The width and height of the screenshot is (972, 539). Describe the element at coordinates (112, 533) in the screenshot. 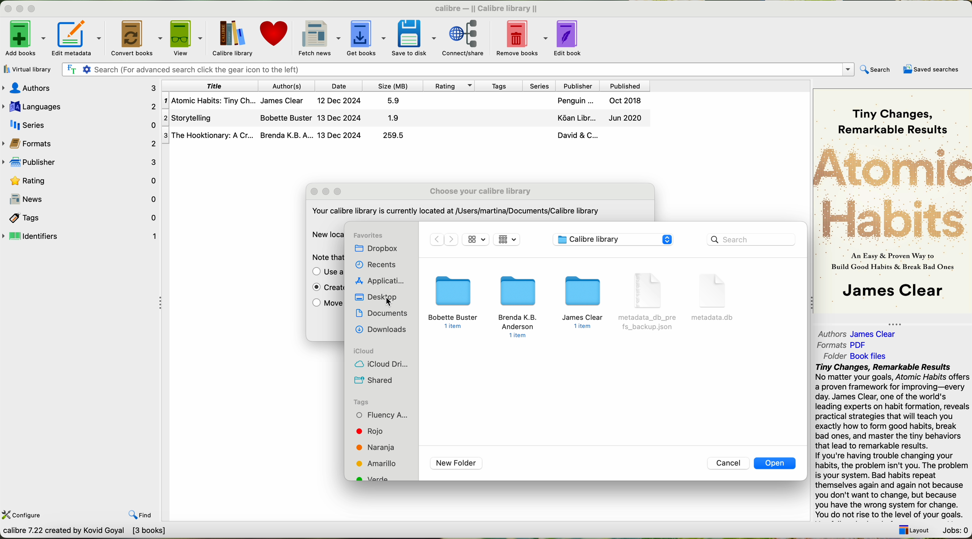

I see `Choose calbre library to work with Calbre Library [3book}` at that location.